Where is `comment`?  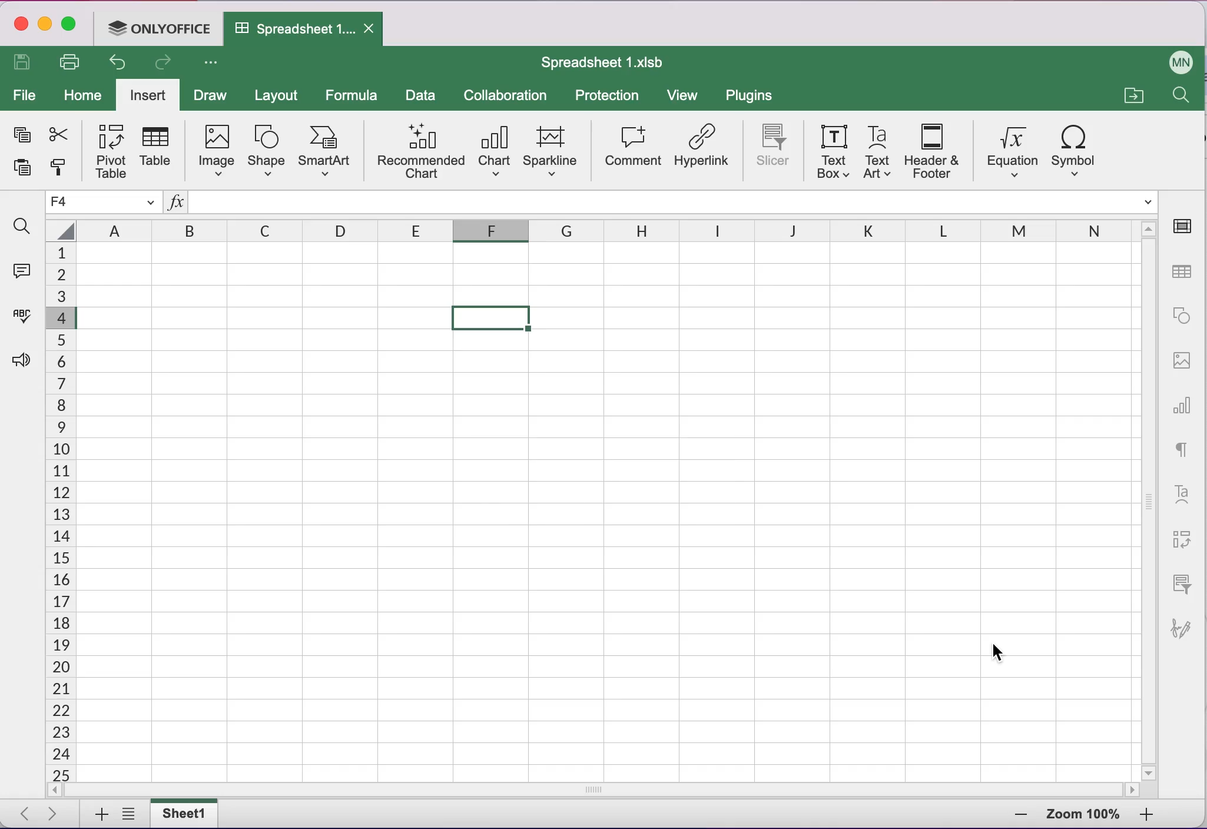 comment is located at coordinates (632, 150).